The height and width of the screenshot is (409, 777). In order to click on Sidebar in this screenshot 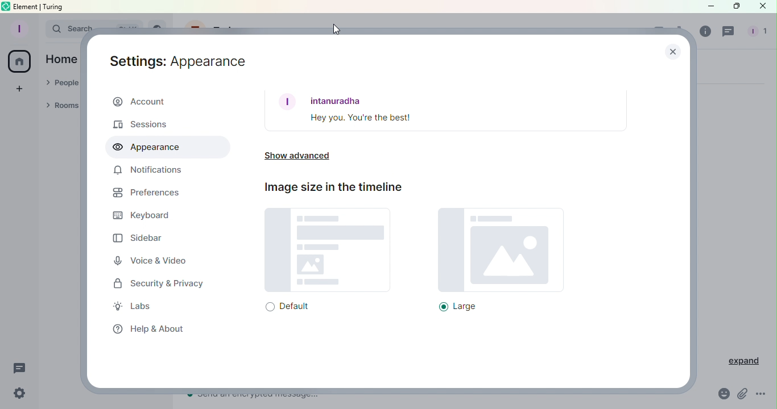, I will do `click(138, 237)`.